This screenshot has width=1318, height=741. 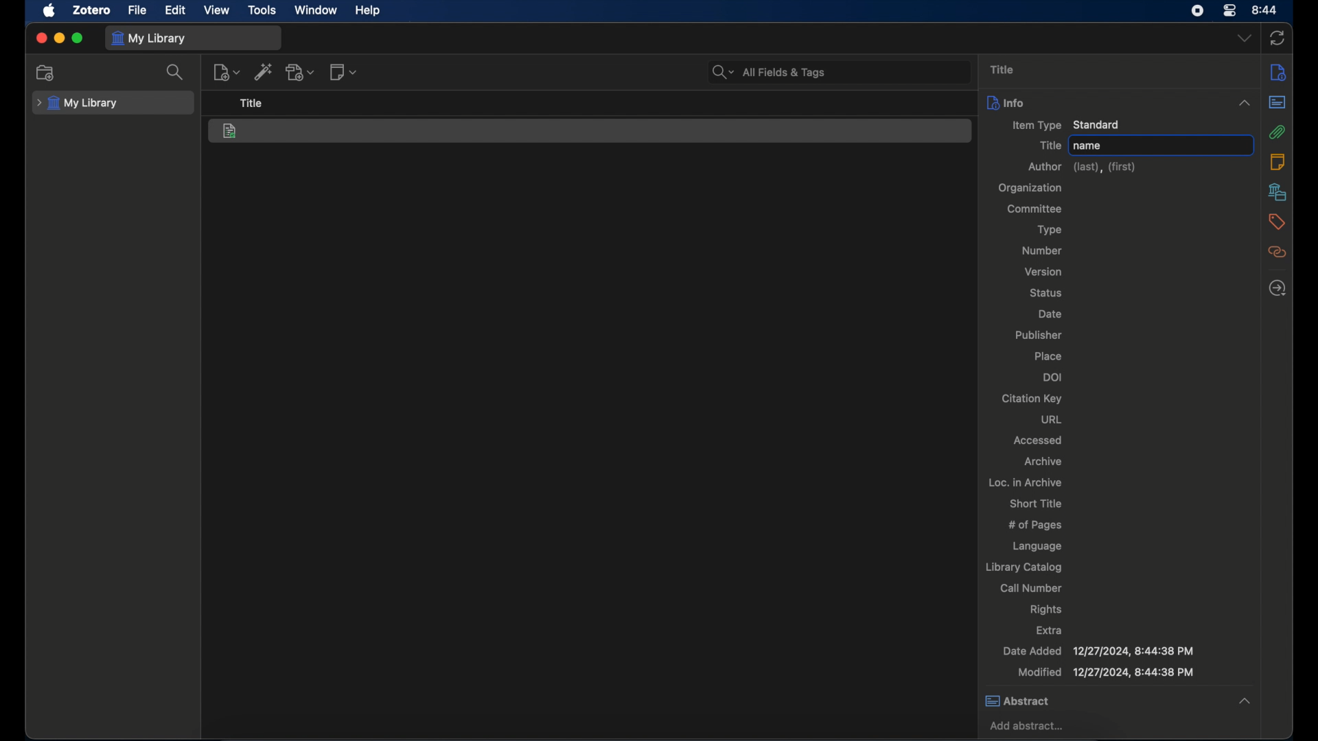 I want to click on publisher, so click(x=1037, y=336).